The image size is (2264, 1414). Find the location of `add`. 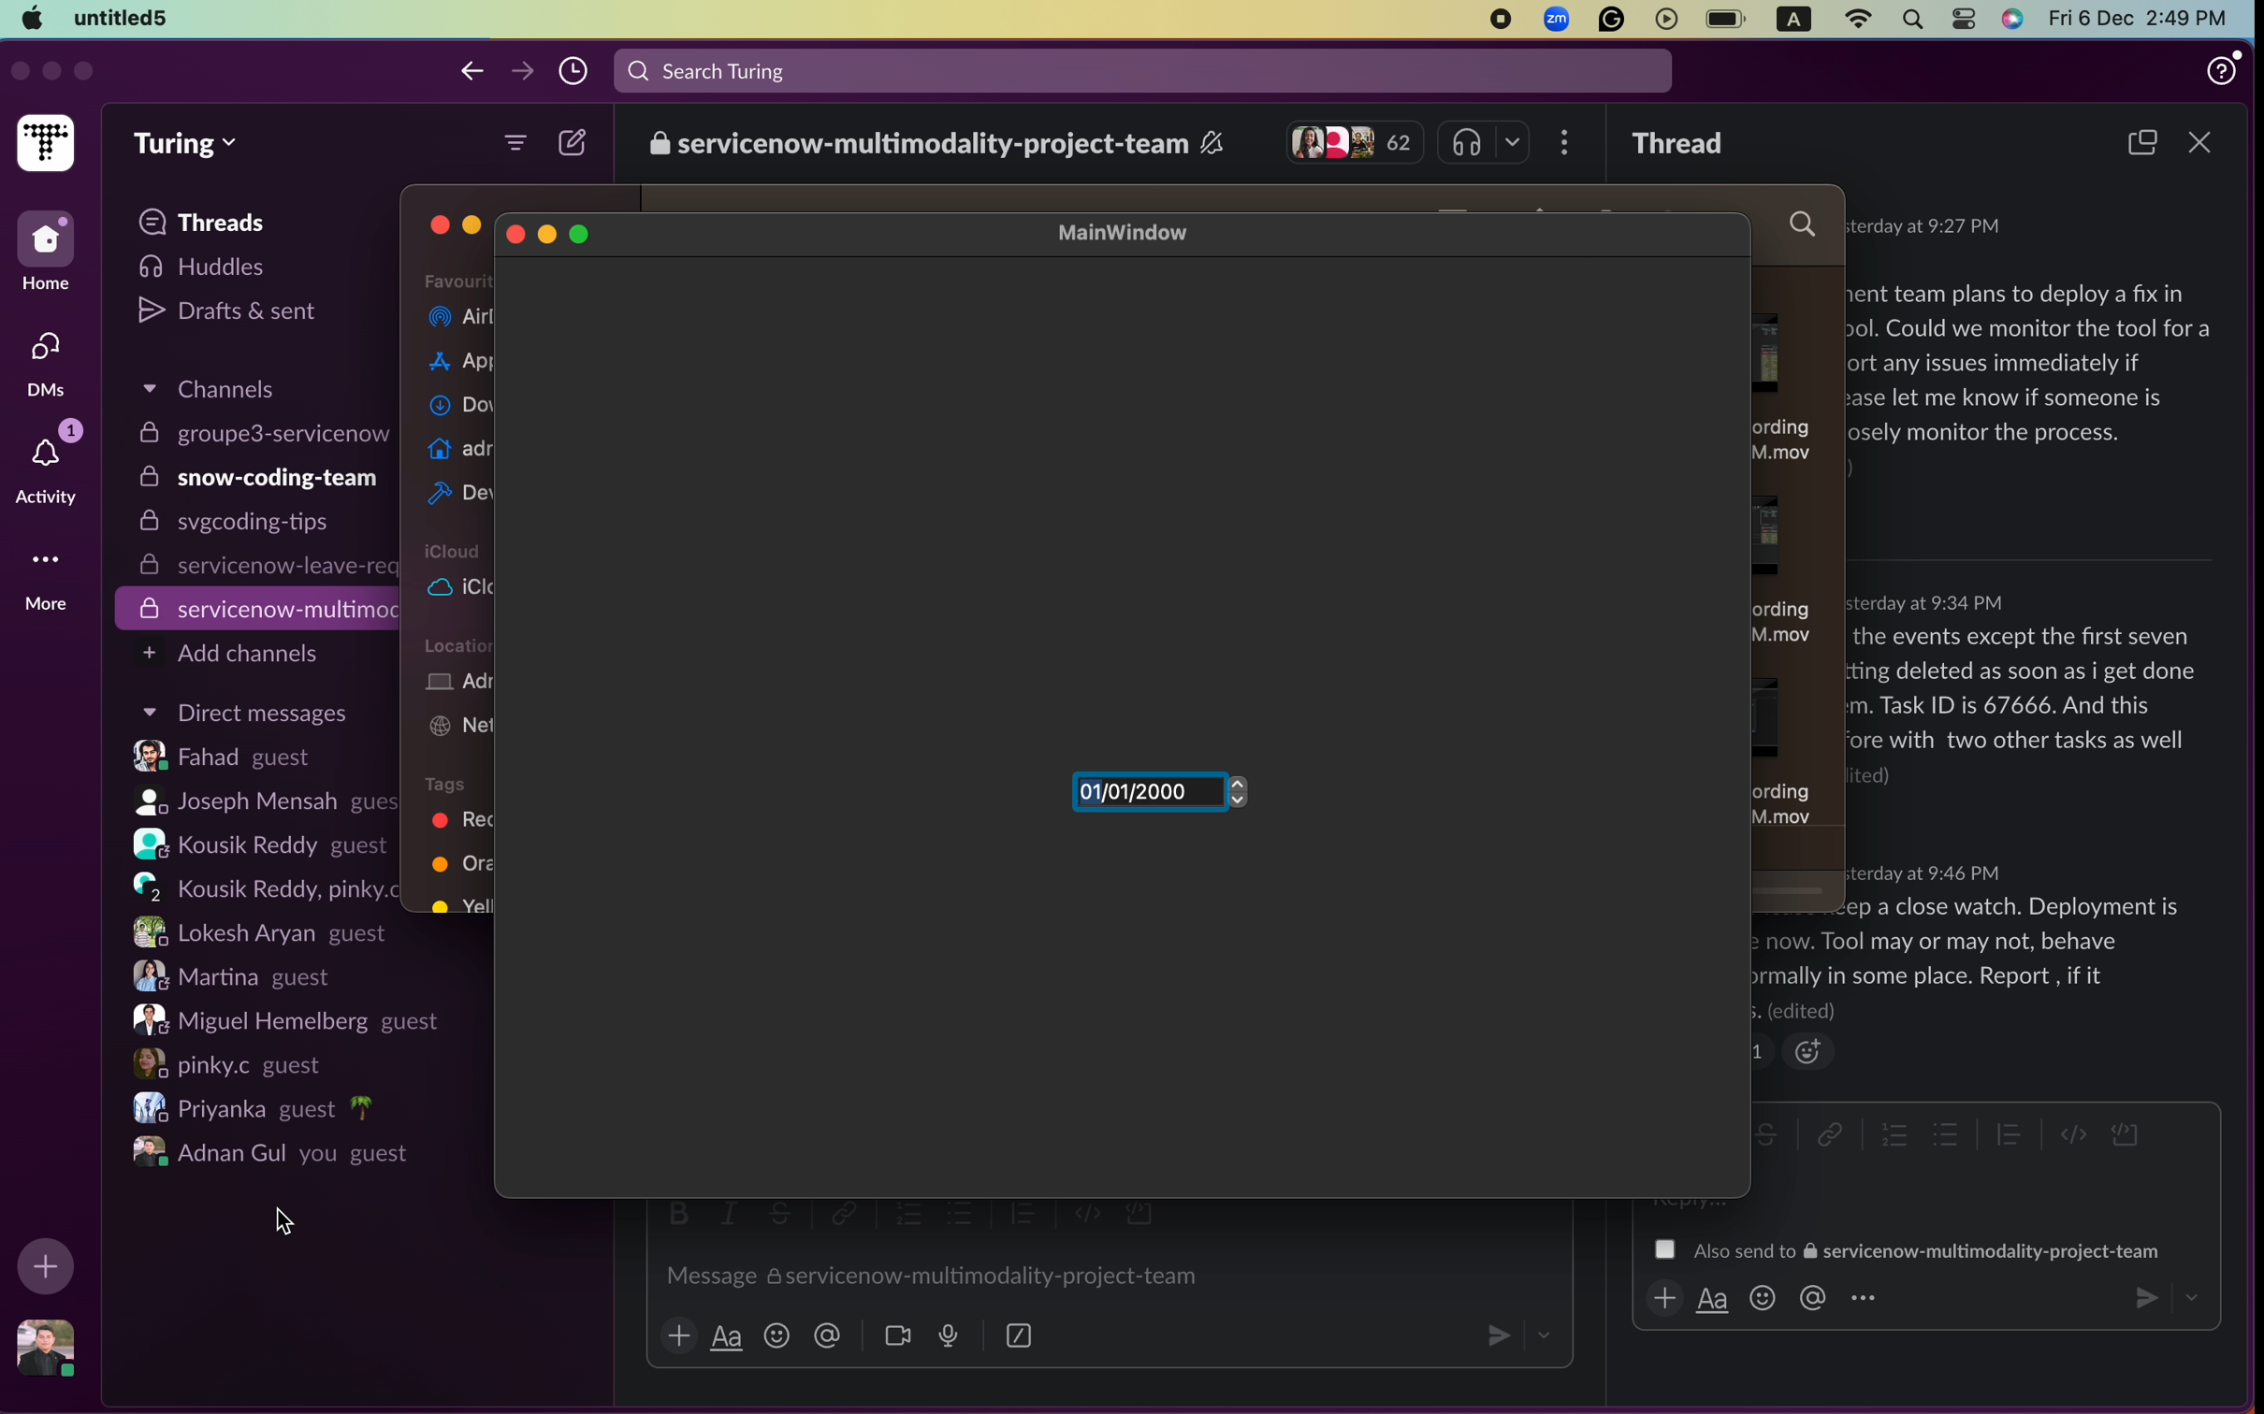

add is located at coordinates (1660, 1298).